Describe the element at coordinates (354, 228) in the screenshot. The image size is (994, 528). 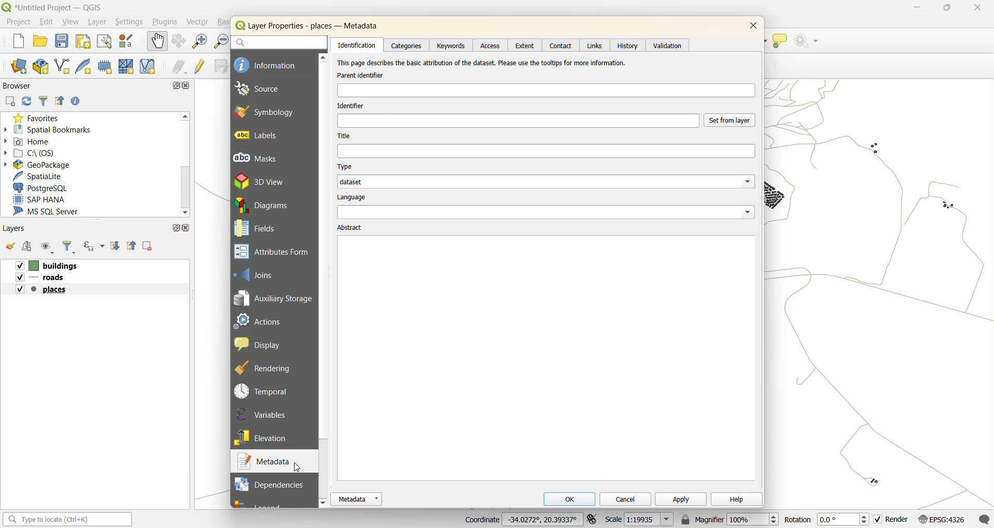
I see `abstract` at that location.